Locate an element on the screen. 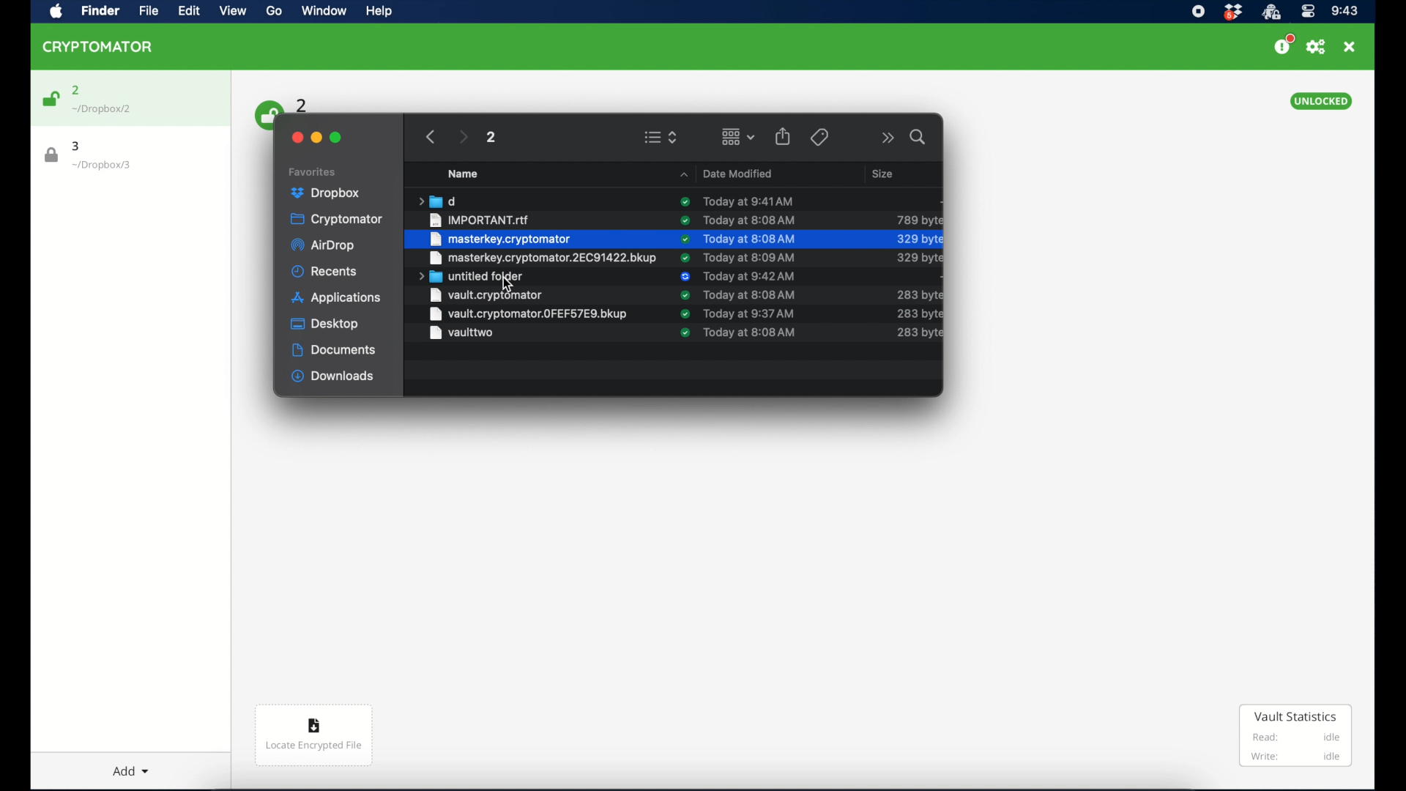 The width and height of the screenshot is (1406, 791). change item grouping is located at coordinates (739, 136).